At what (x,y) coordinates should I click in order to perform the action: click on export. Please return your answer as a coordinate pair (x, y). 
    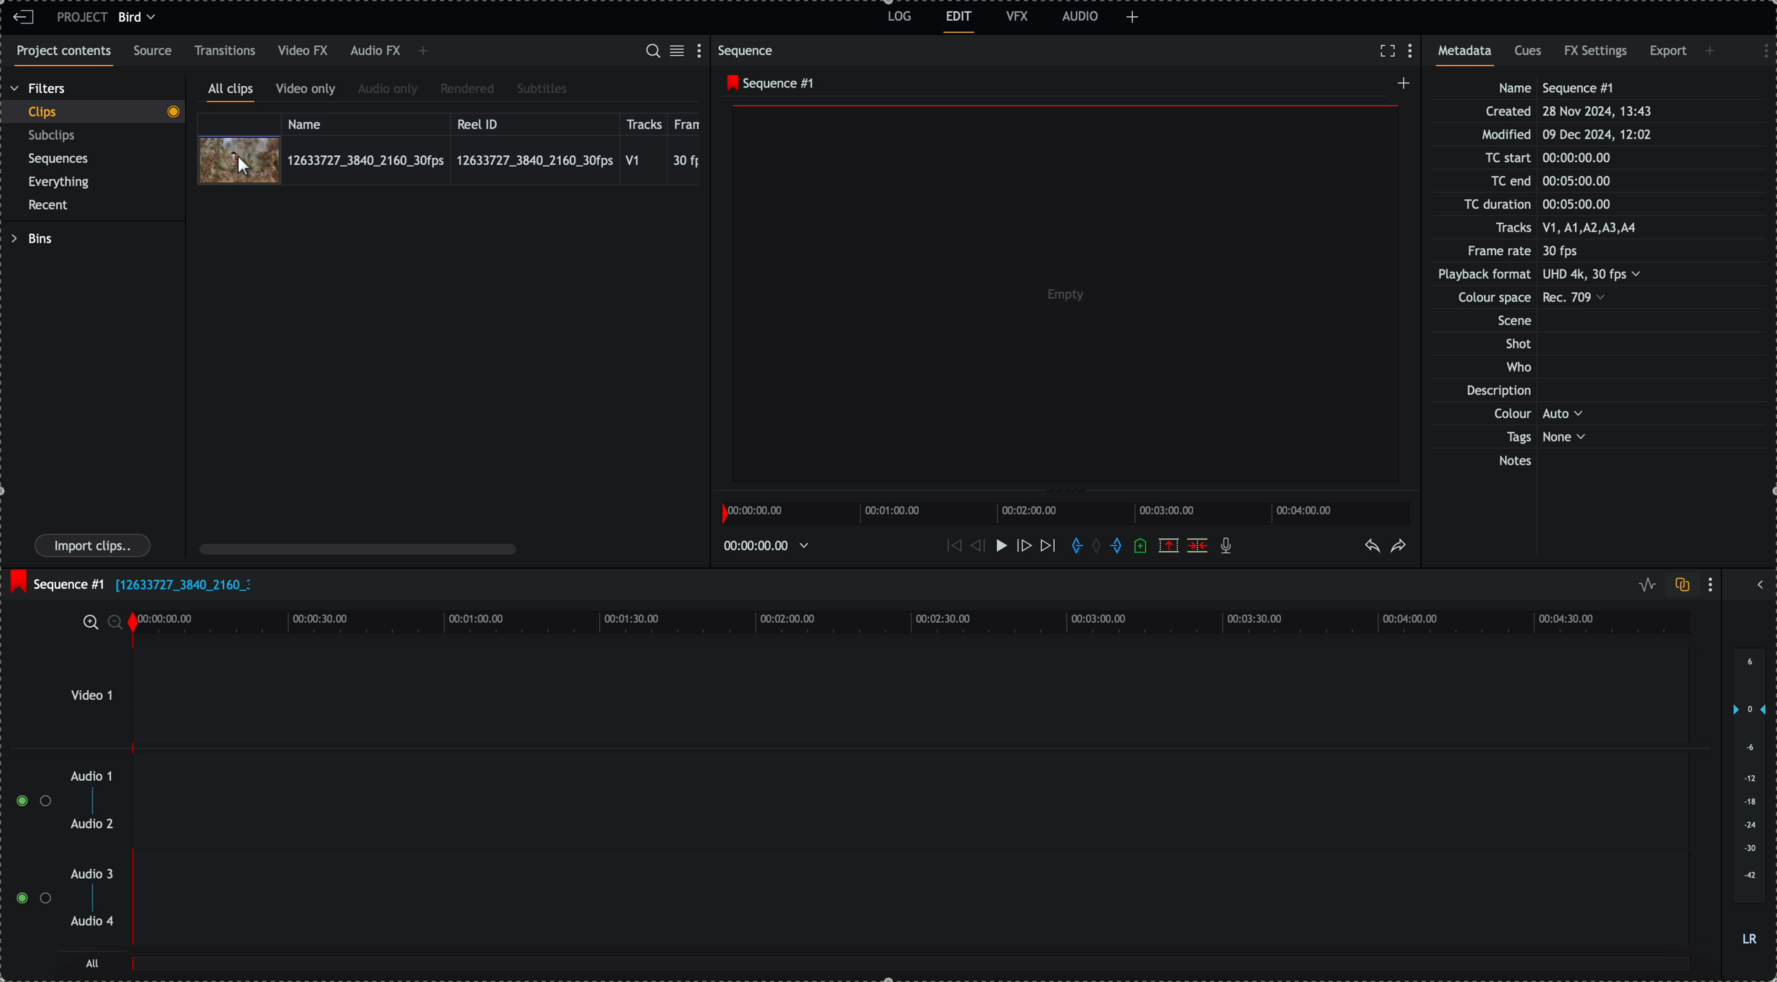
    Looking at the image, I should click on (1668, 54).